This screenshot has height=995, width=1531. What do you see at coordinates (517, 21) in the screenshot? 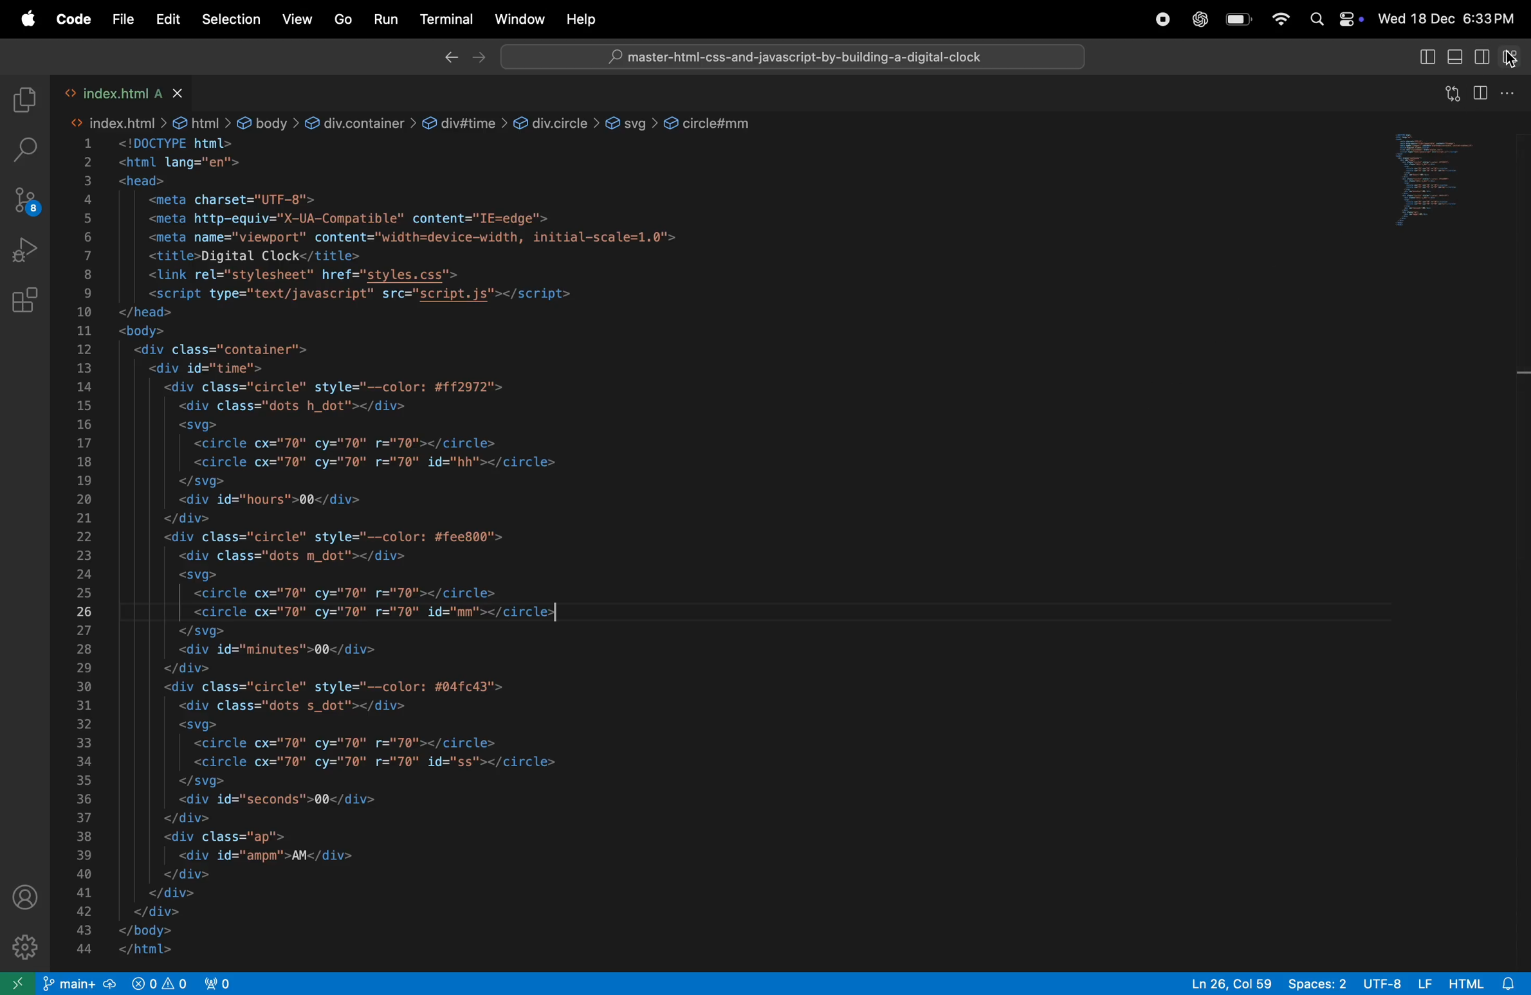
I see `Window` at bounding box center [517, 21].